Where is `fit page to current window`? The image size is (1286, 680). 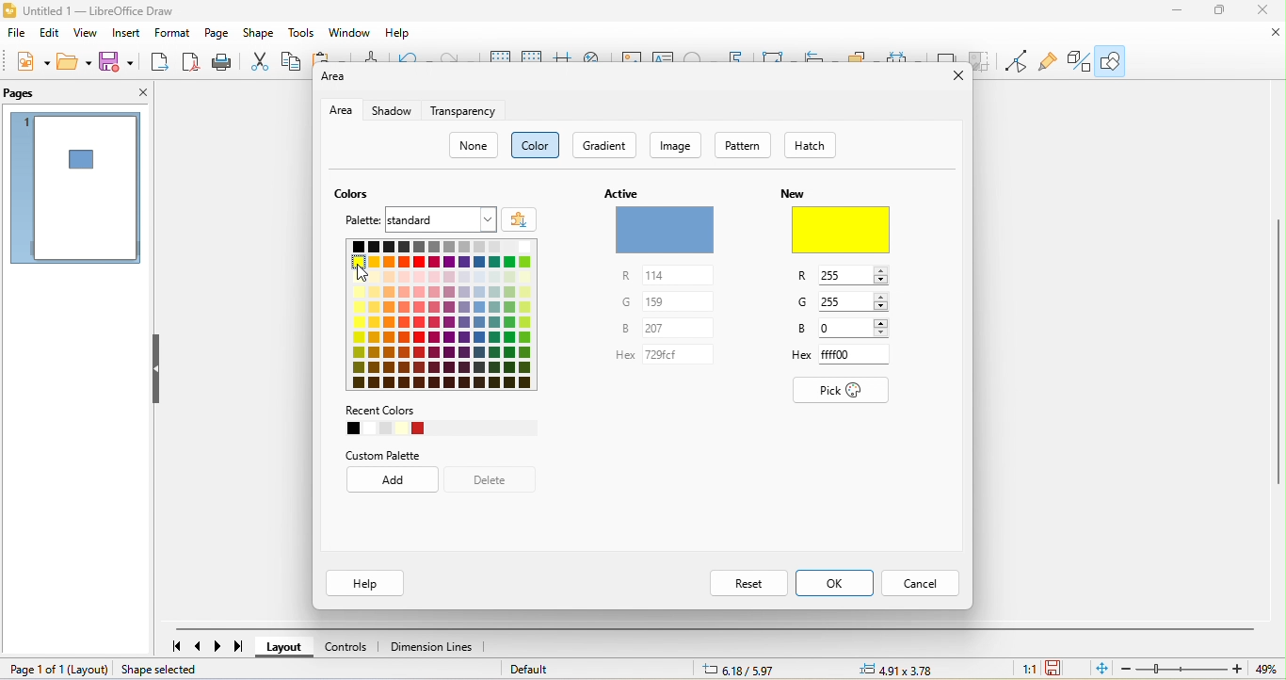
fit page to current window is located at coordinates (1099, 670).